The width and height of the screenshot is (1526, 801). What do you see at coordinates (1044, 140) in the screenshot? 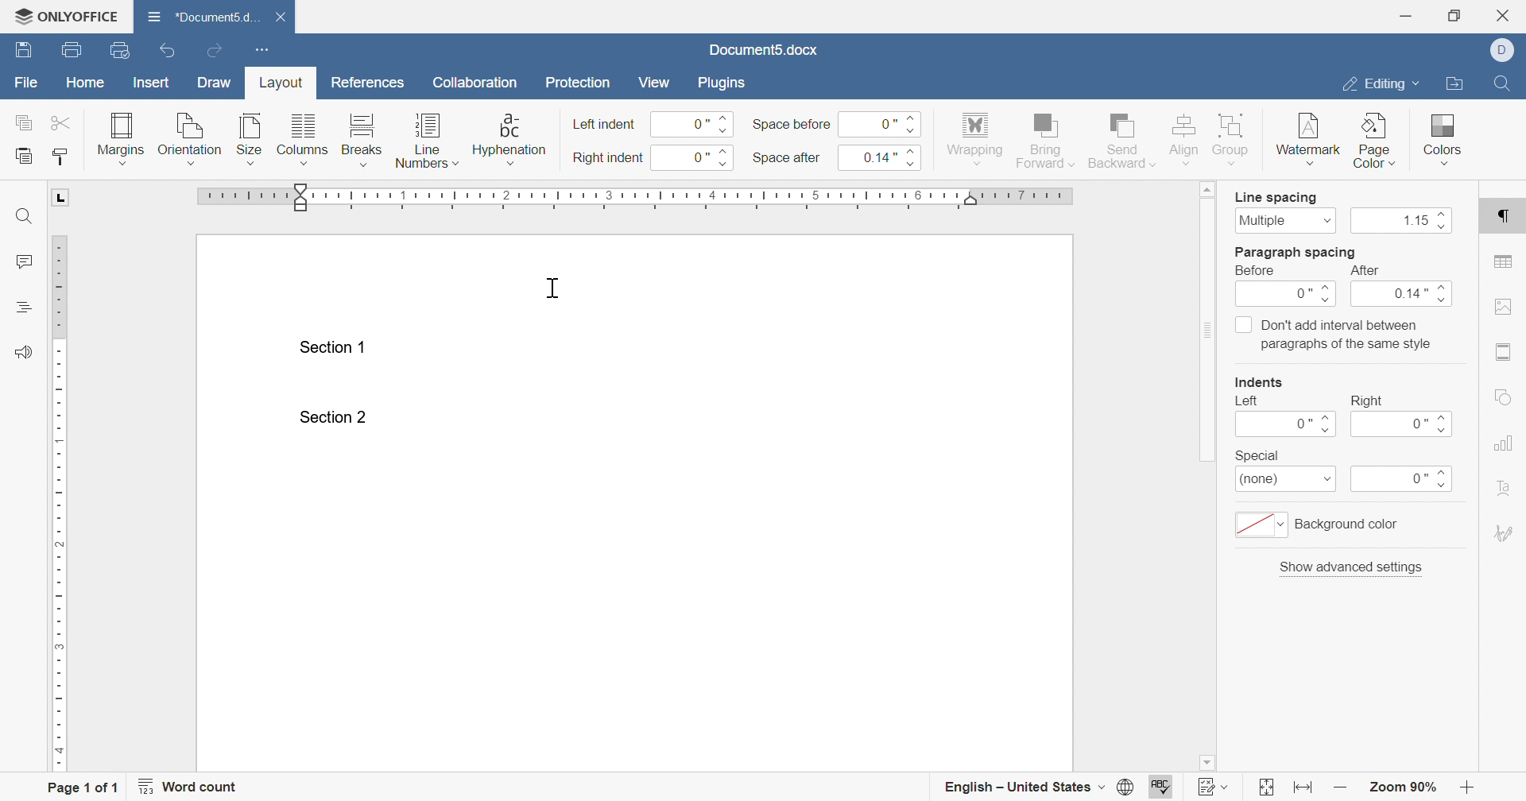
I see `bring forward` at bounding box center [1044, 140].